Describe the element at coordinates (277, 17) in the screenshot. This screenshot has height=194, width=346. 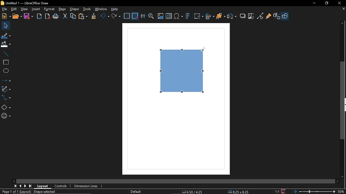
I see `Toggle extrusion` at that location.